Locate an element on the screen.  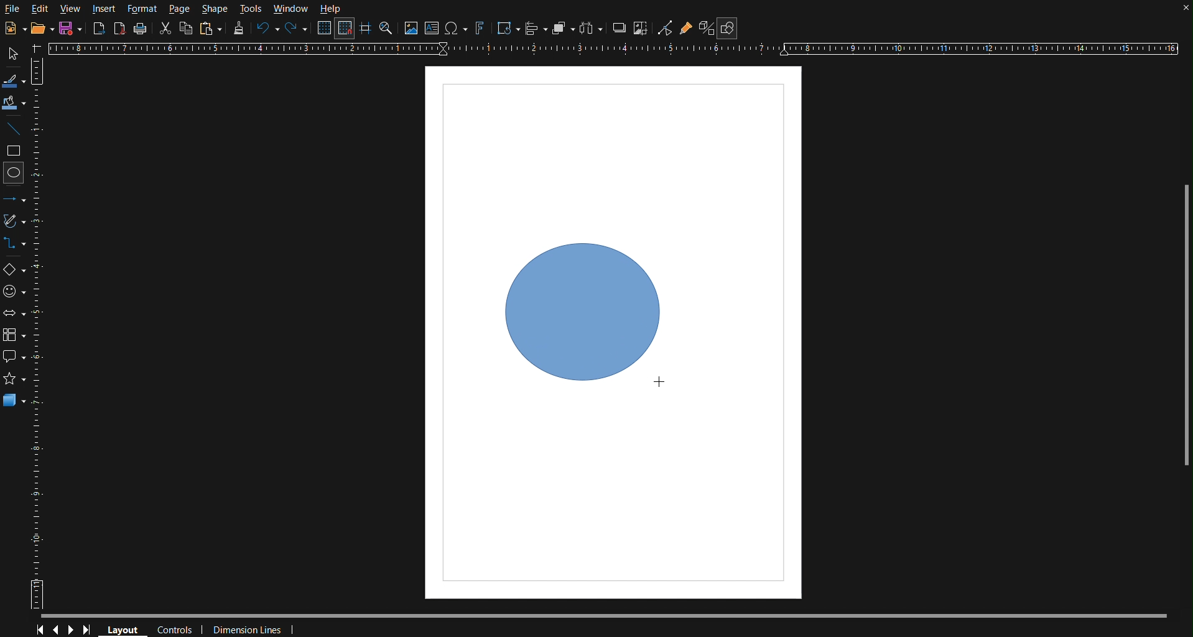
Transformation is located at coordinates (508, 29).